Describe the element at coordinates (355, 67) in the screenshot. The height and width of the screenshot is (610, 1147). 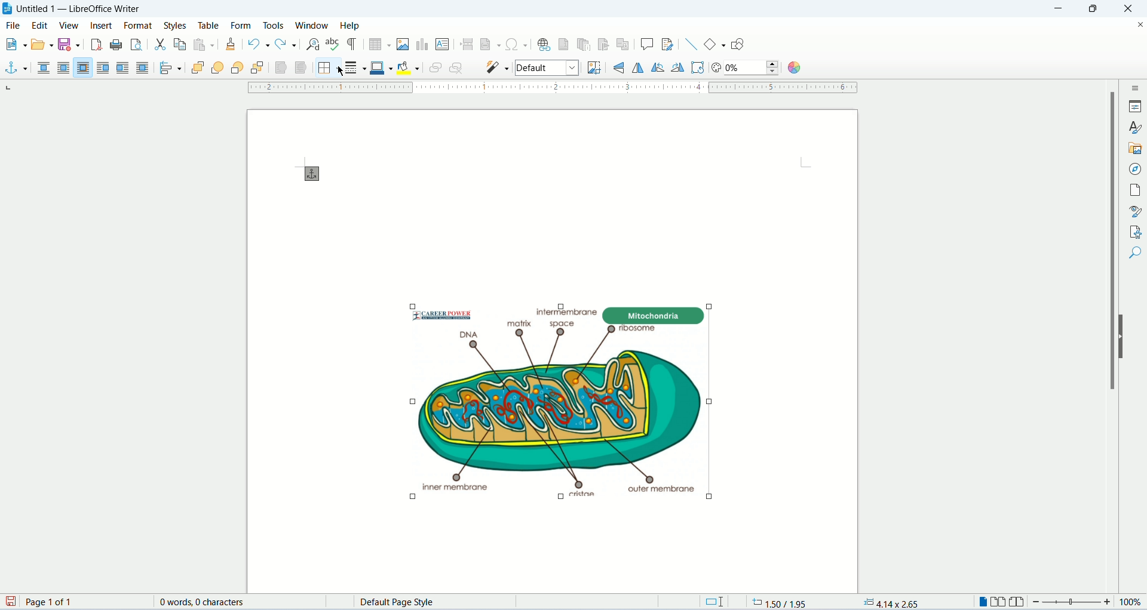
I see `border style` at that location.